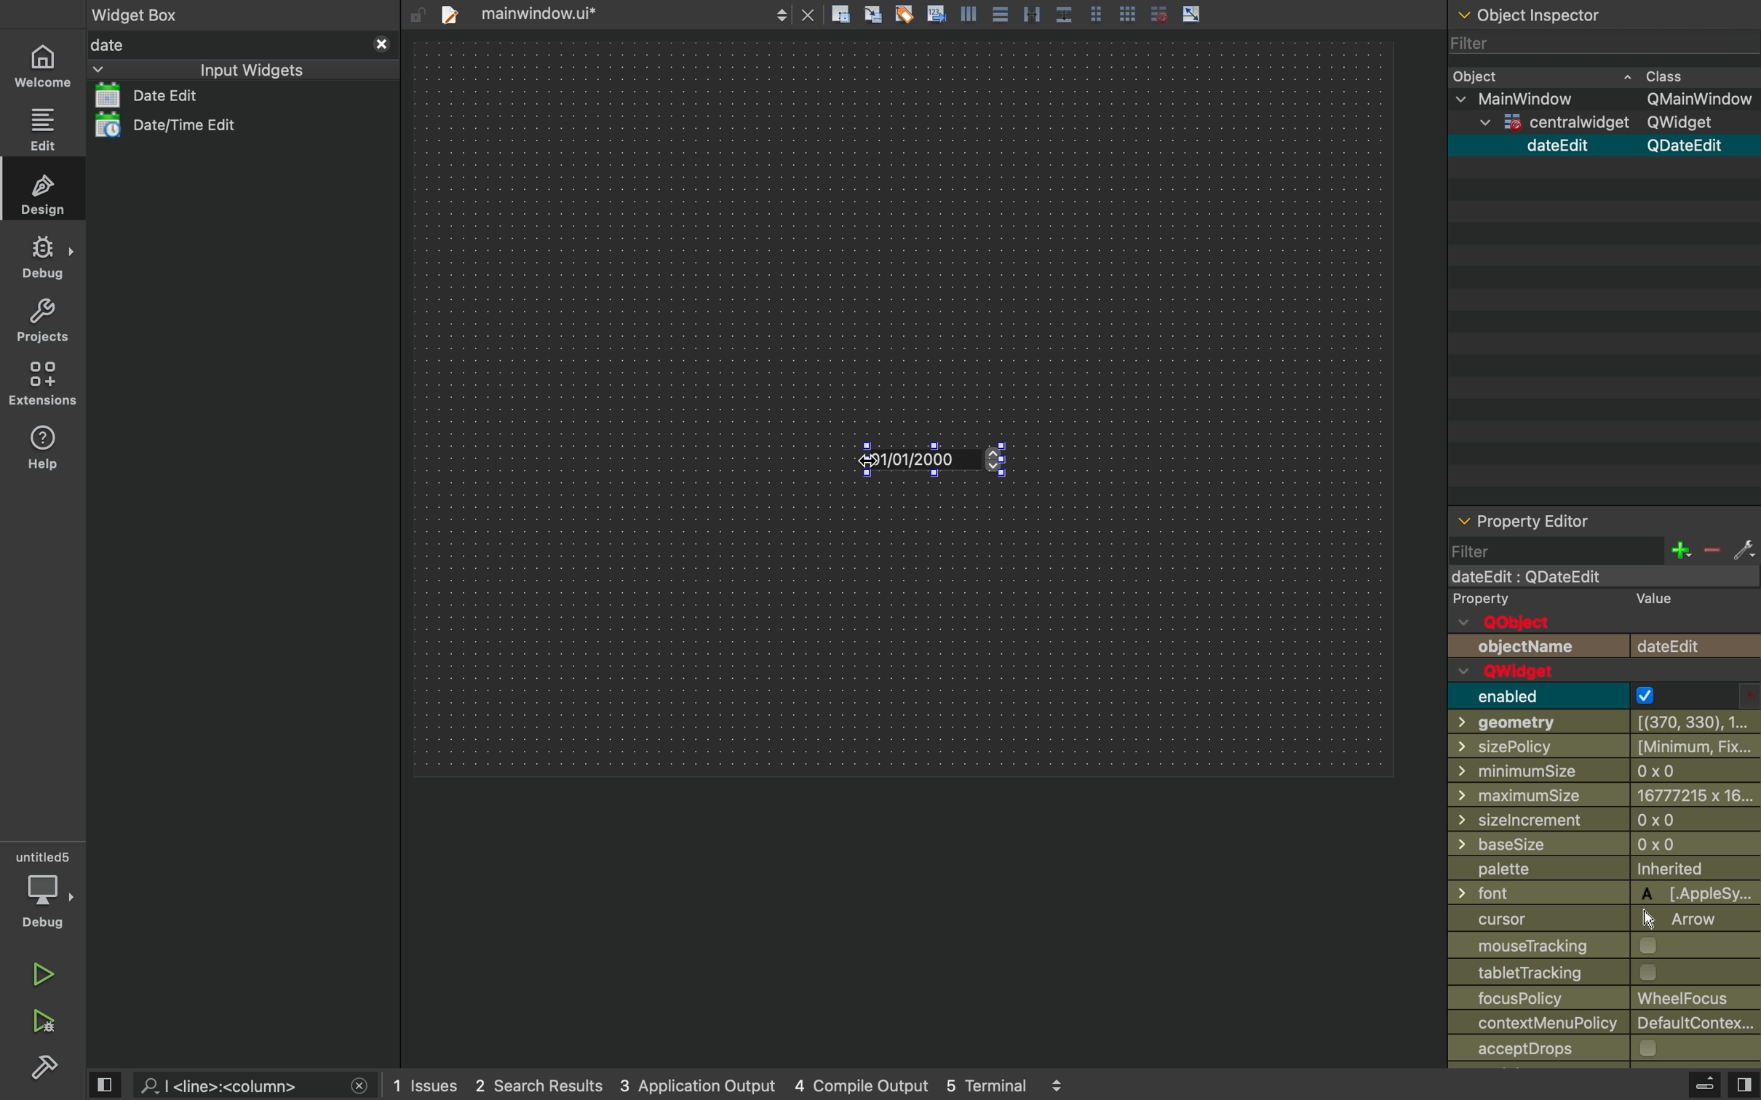 The height and width of the screenshot is (1100, 1761). What do you see at coordinates (1565, 672) in the screenshot?
I see `q widget` at bounding box center [1565, 672].